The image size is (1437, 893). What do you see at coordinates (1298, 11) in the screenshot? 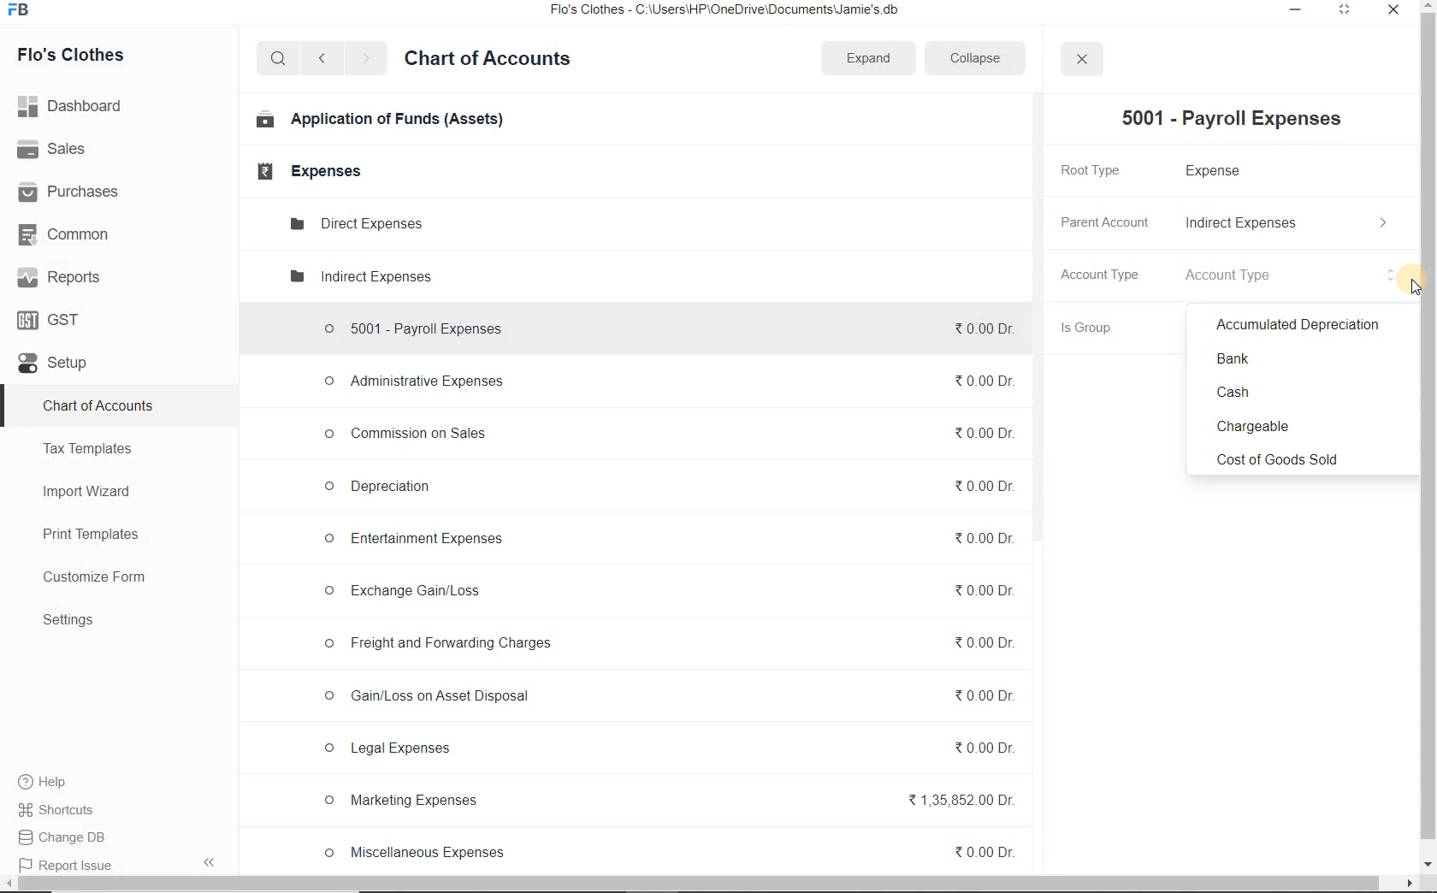
I see `minimize` at bounding box center [1298, 11].